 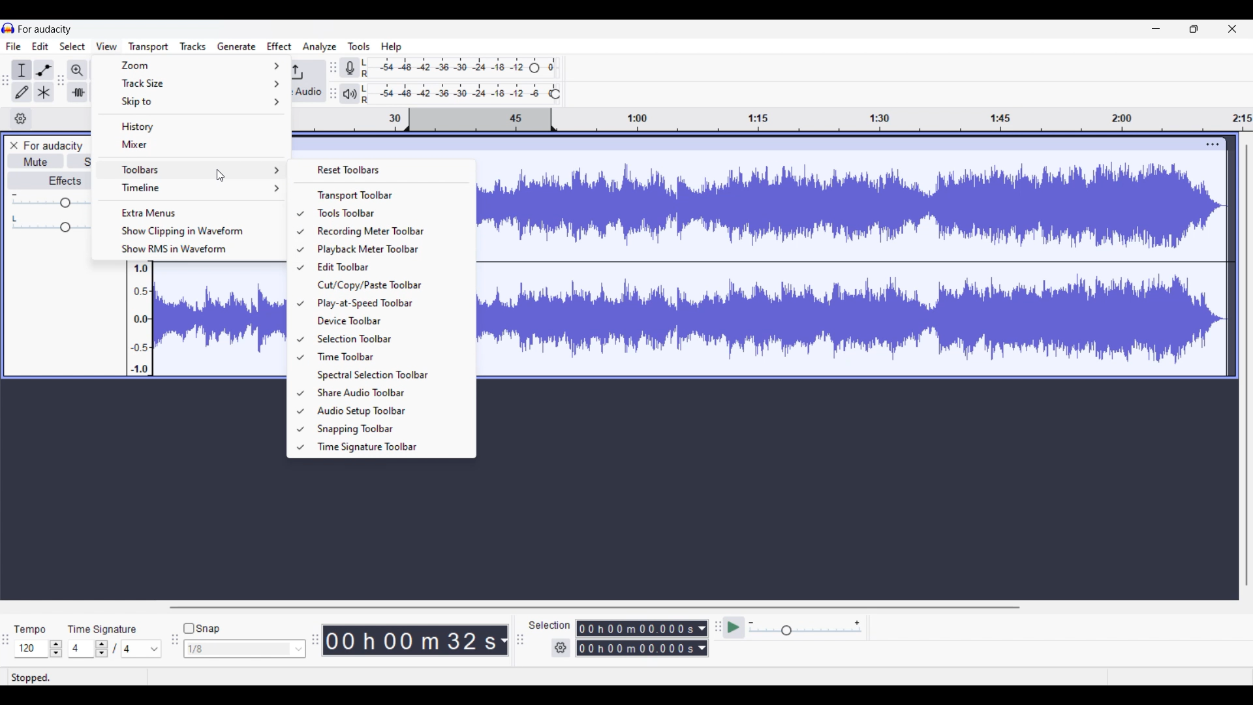 What do you see at coordinates (50, 200) in the screenshot?
I see `Volume scale` at bounding box center [50, 200].